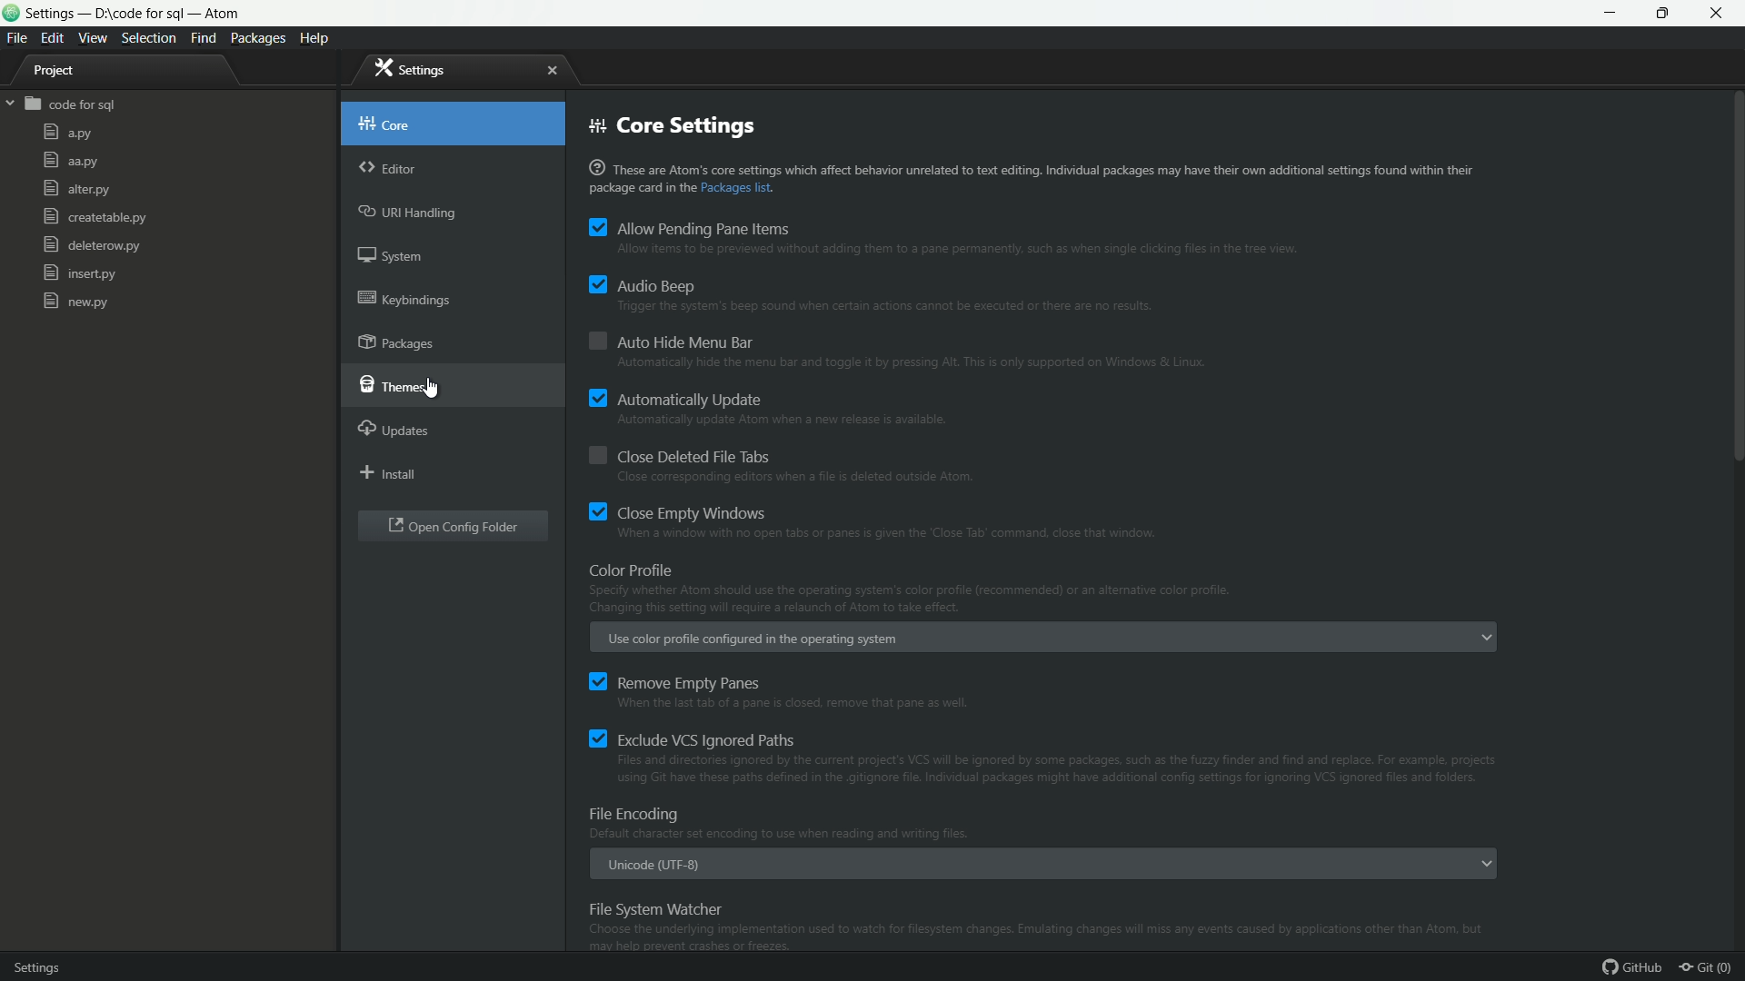  Describe the element at coordinates (1633, 968) in the screenshot. I see `github` at that location.